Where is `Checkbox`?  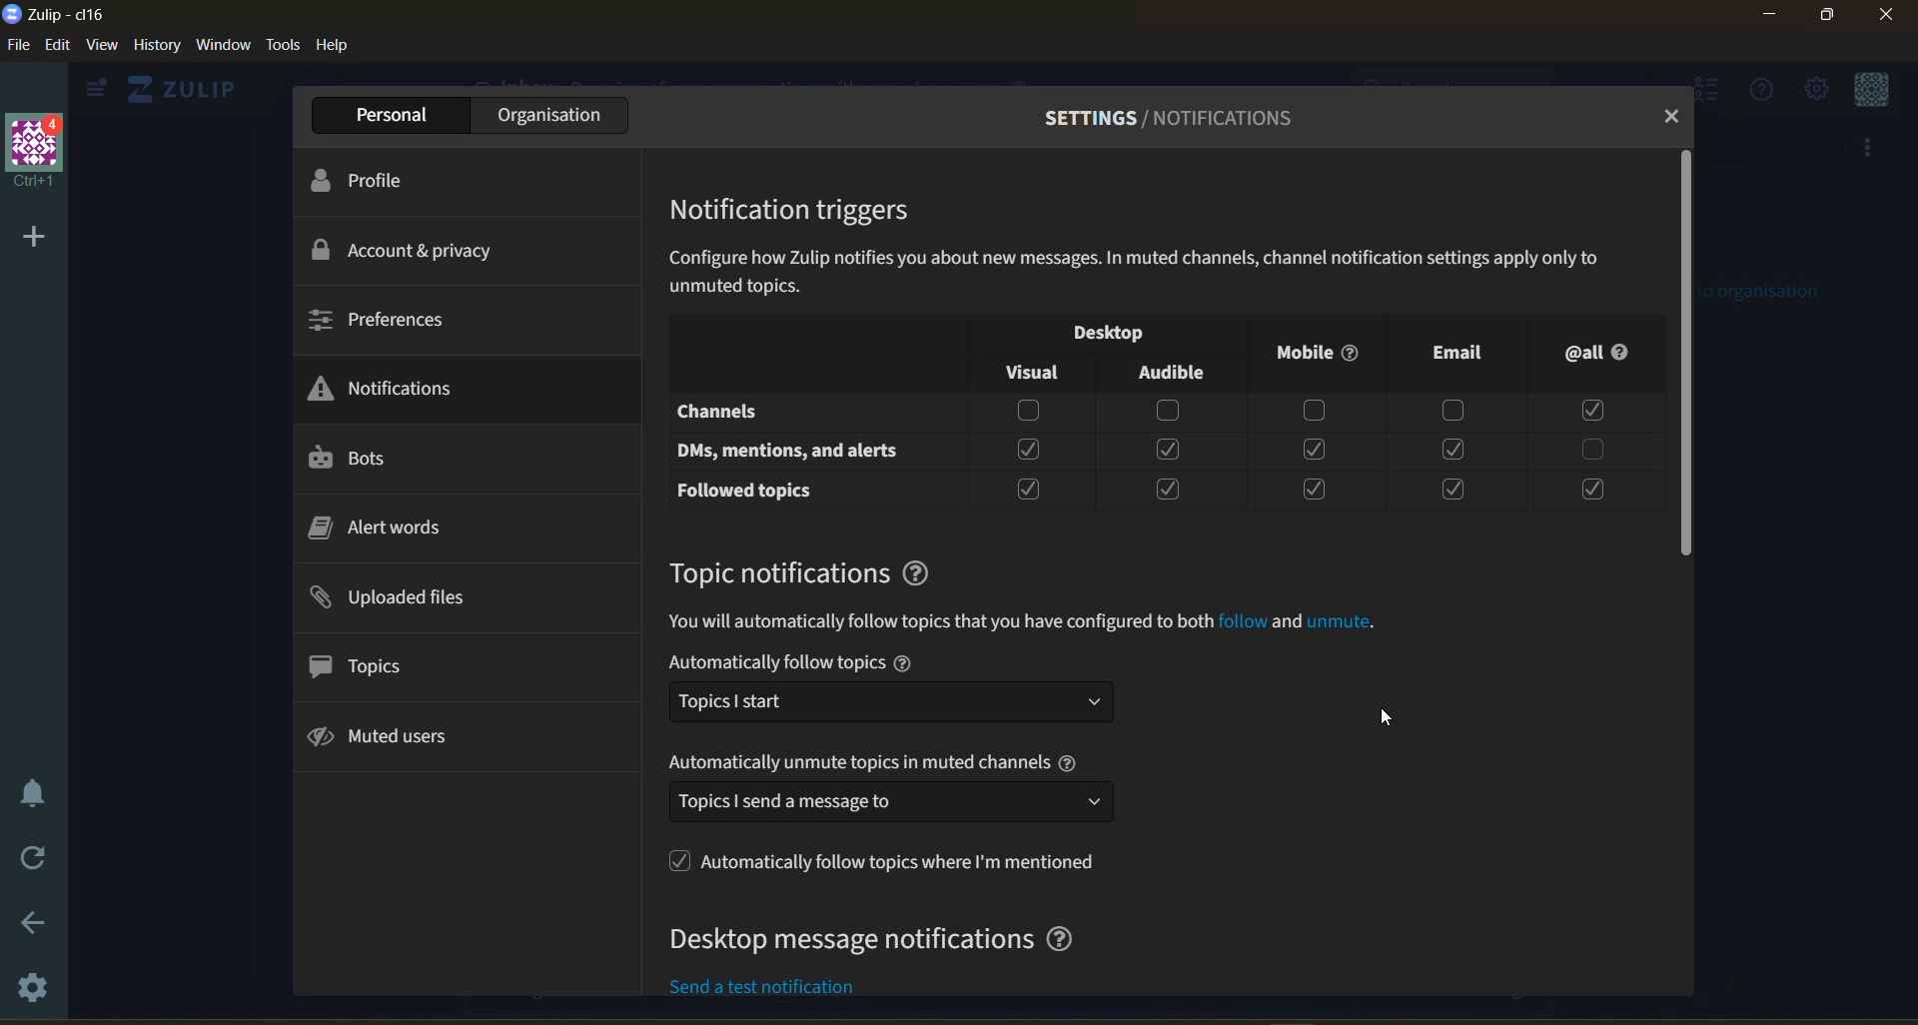 Checkbox is located at coordinates (1590, 412).